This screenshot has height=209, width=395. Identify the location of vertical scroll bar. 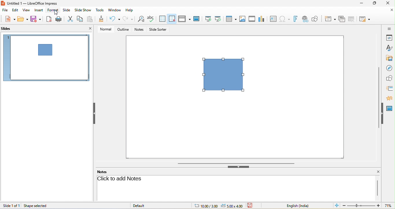
(378, 98).